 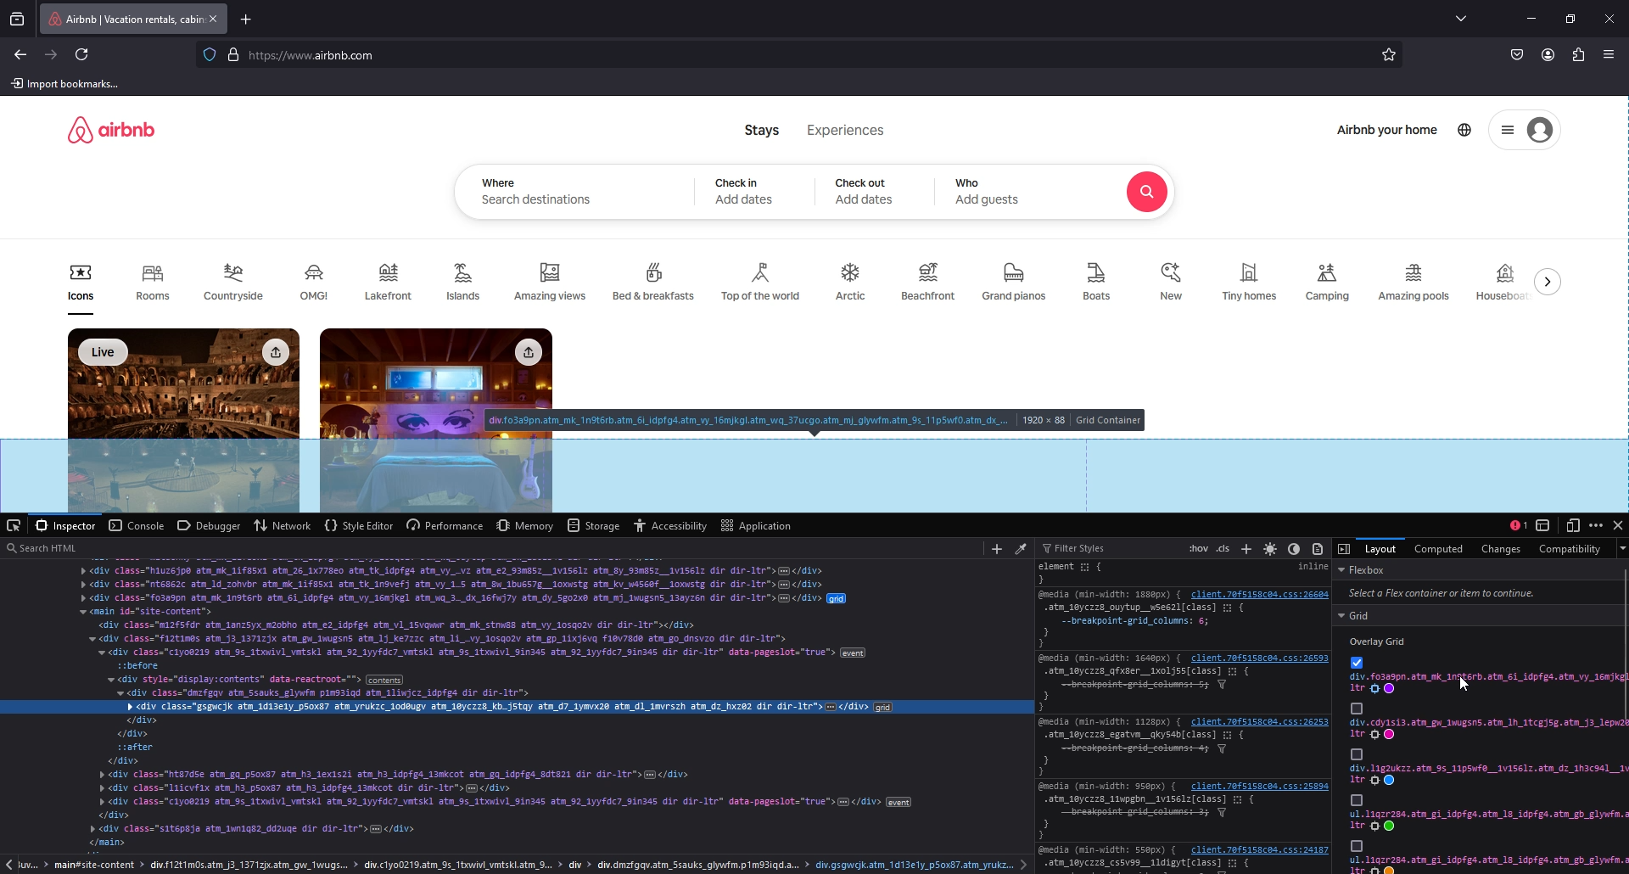 I want to click on responsive design, so click(x=1575, y=524).